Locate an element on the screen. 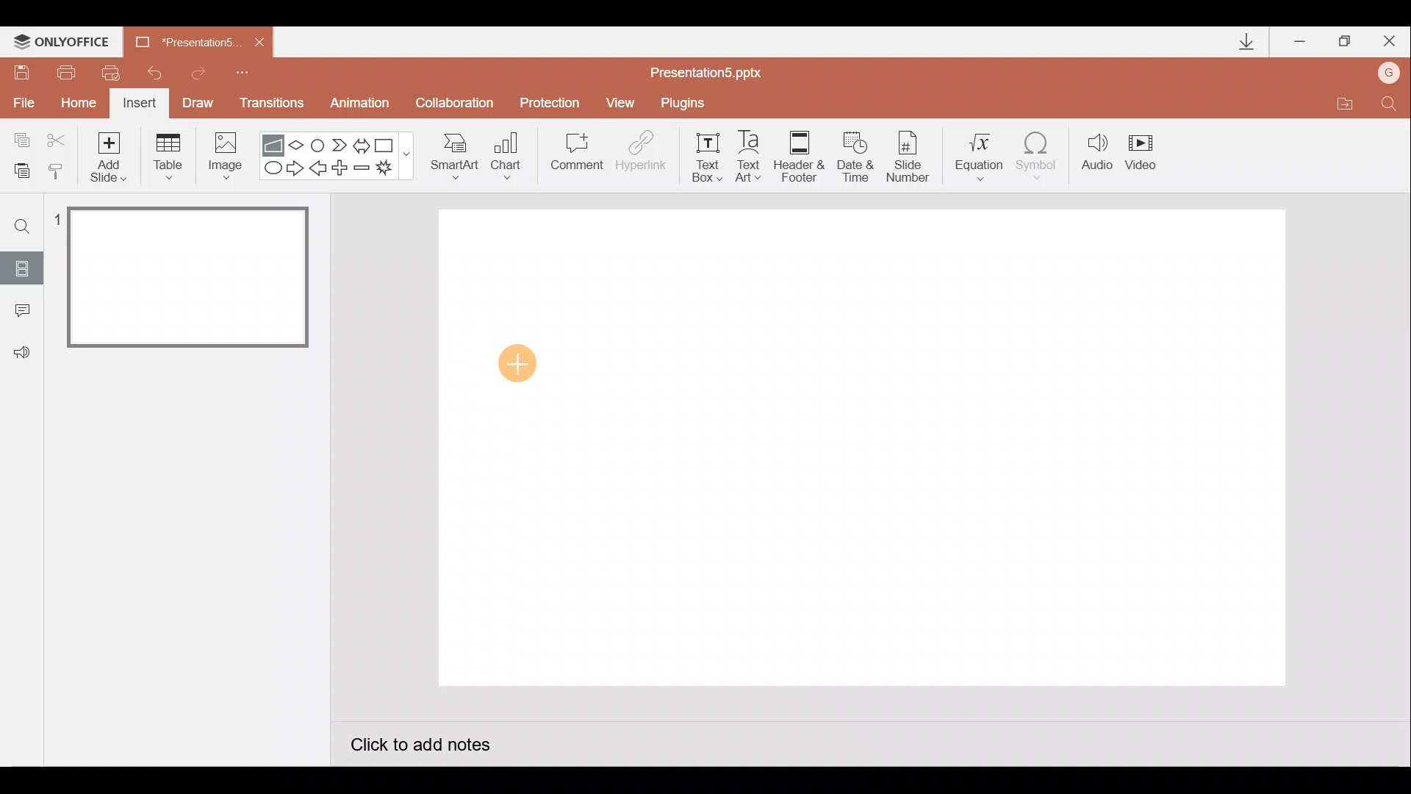  Image is located at coordinates (221, 155).